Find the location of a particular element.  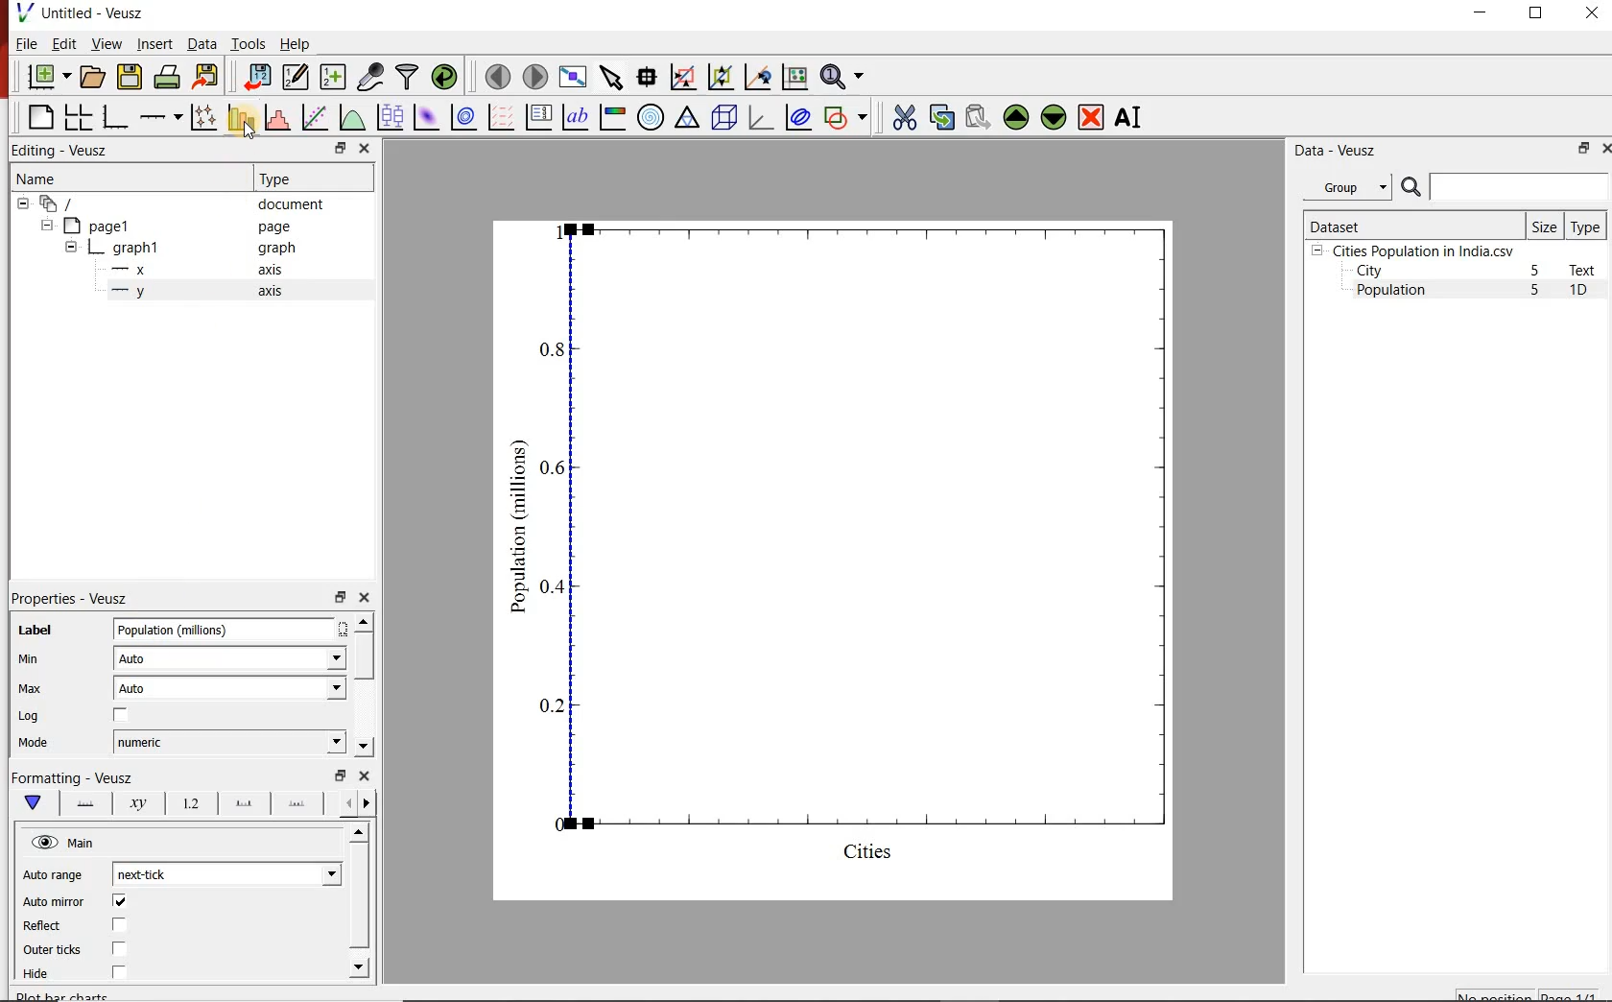

y axis is located at coordinates (201, 292).